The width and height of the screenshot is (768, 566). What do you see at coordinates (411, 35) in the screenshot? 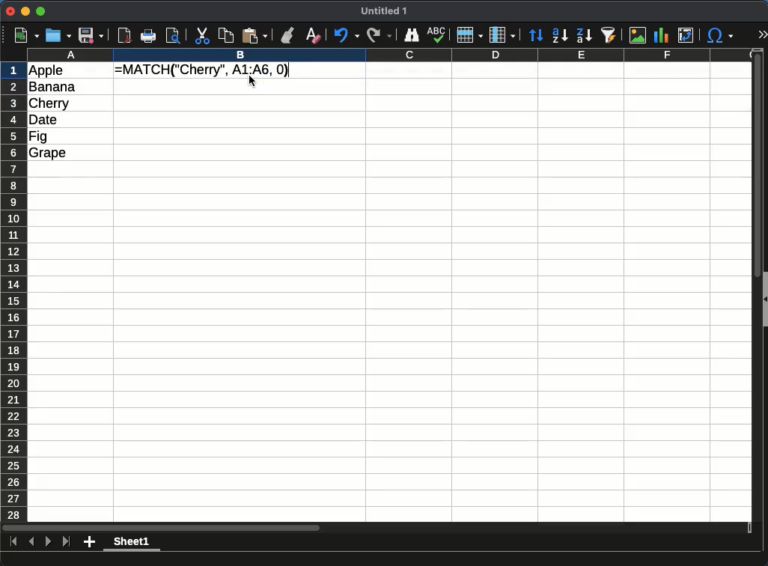
I see `finder` at bounding box center [411, 35].